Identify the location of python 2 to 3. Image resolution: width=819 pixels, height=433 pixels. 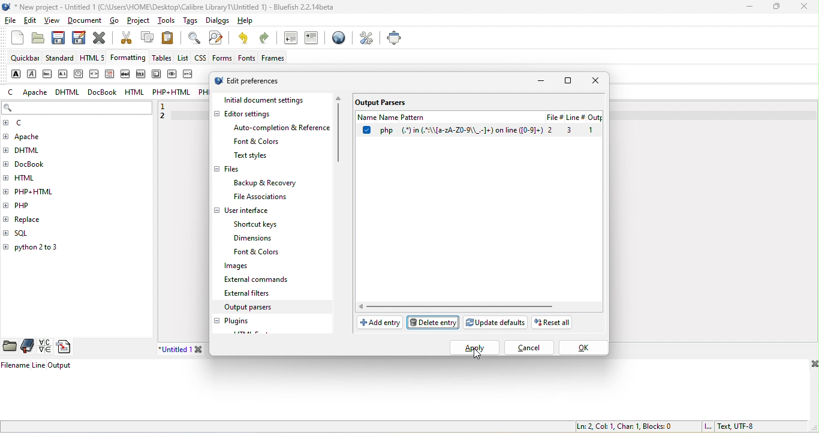
(44, 249).